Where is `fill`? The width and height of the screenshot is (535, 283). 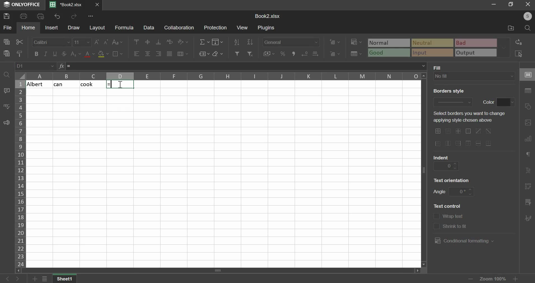
fill is located at coordinates (218, 42).